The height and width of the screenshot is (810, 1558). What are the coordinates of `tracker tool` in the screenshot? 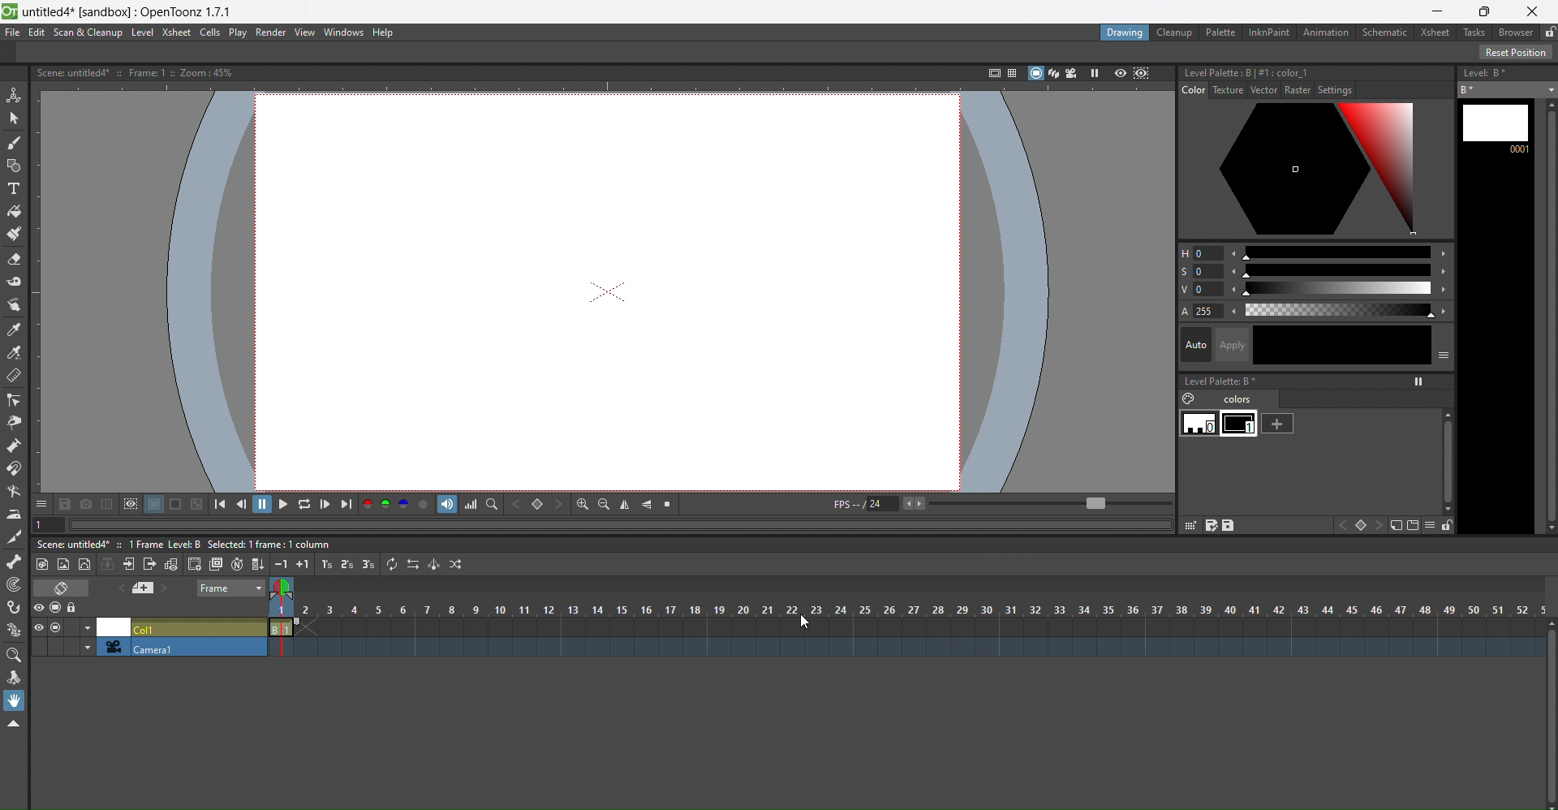 It's located at (14, 586).